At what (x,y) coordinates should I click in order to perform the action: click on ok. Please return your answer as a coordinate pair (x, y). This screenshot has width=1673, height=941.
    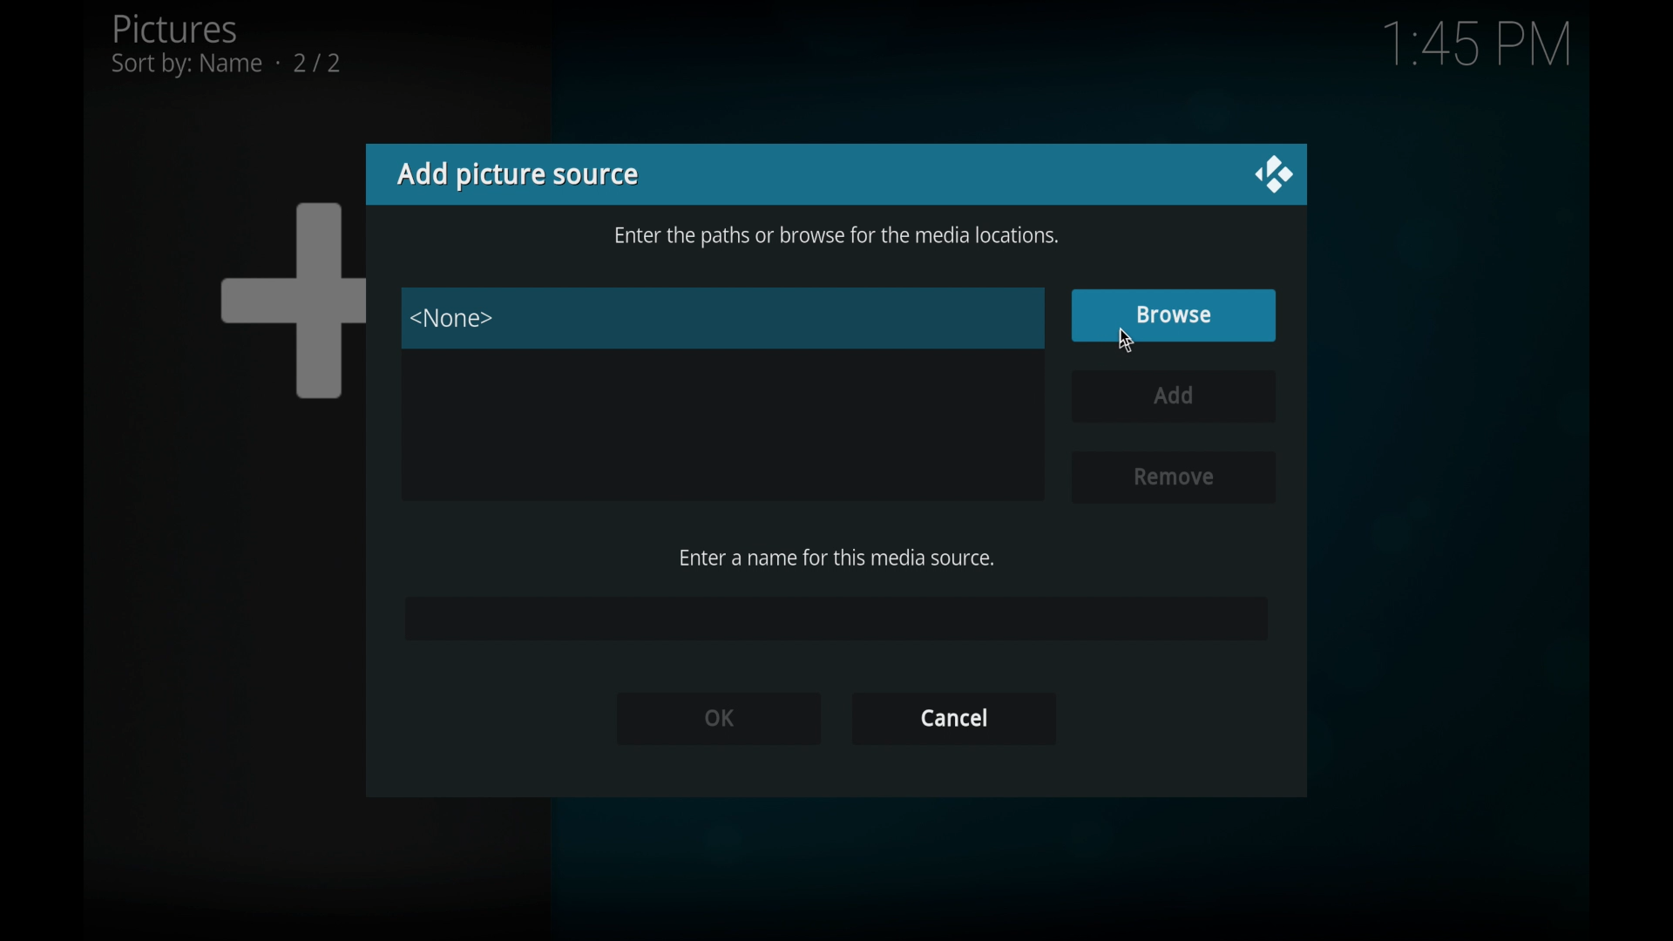
    Looking at the image, I should click on (717, 717).